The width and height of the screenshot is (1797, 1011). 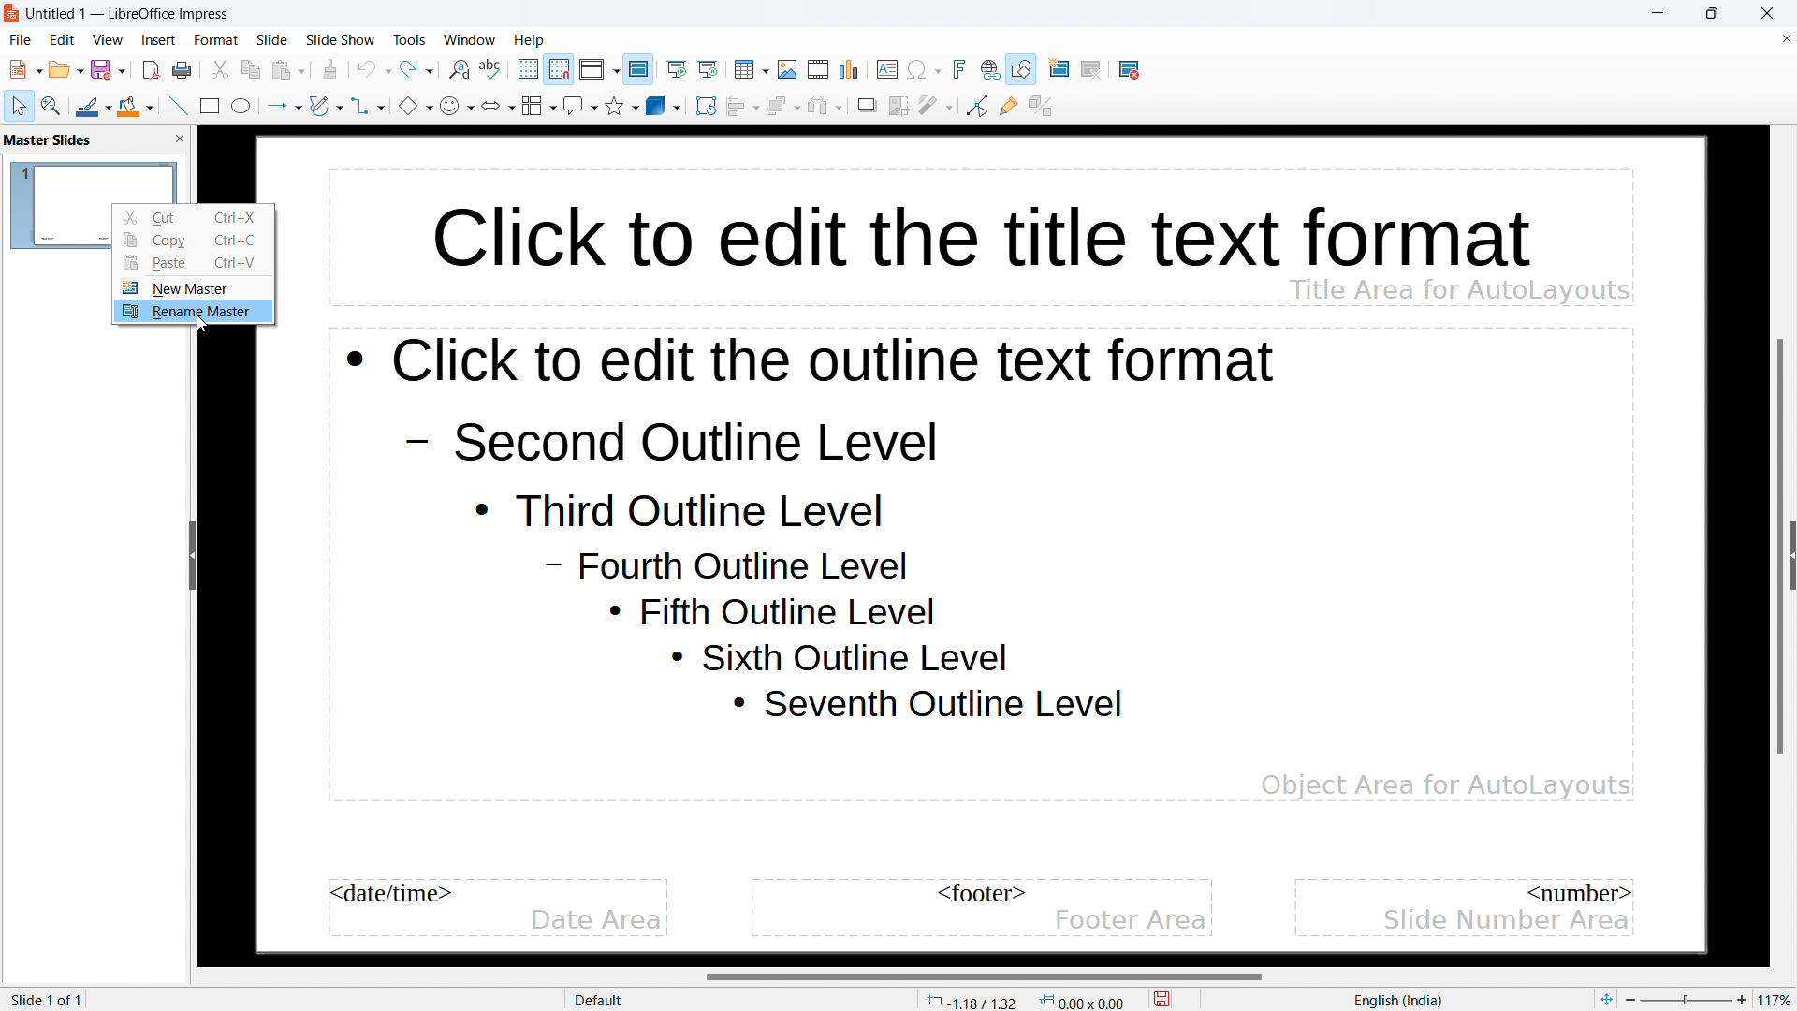 I want to click on fill color, so click(x=138, y=107).